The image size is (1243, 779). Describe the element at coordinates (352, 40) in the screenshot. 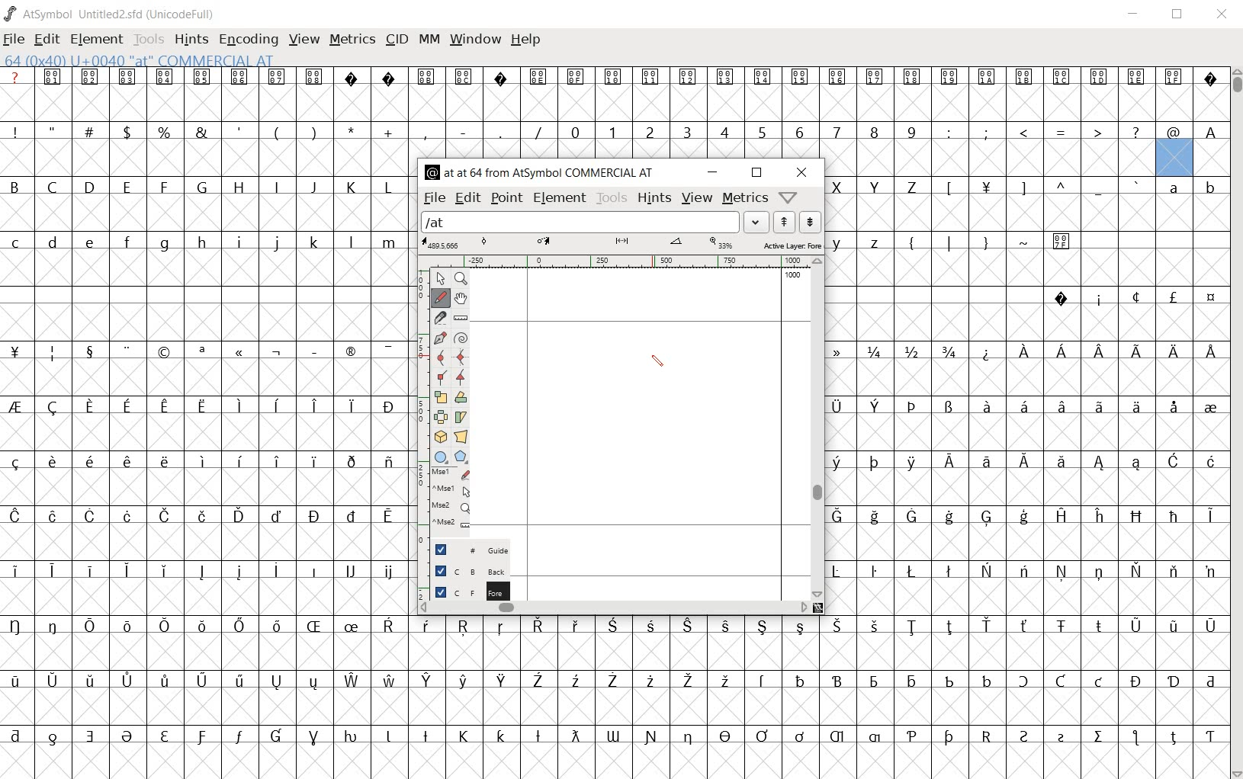

I see `METRICS` at that location.